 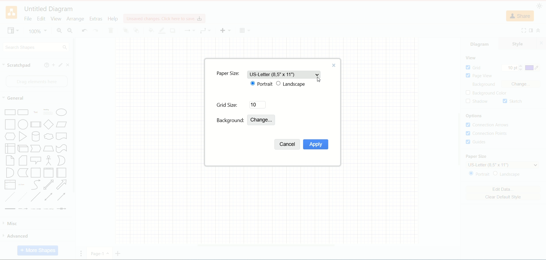 What do you see at coordinates (150, 30) in the screenshot?
I see `fill color` at bounding box center [150, 30].